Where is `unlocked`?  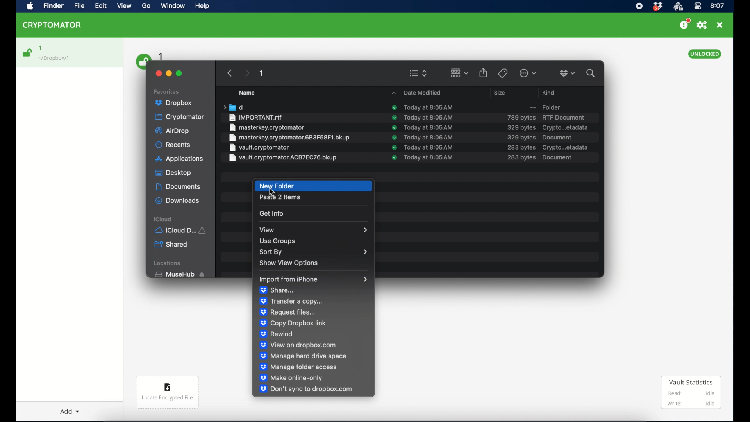
unlocked is located at coordinates (705, 54).